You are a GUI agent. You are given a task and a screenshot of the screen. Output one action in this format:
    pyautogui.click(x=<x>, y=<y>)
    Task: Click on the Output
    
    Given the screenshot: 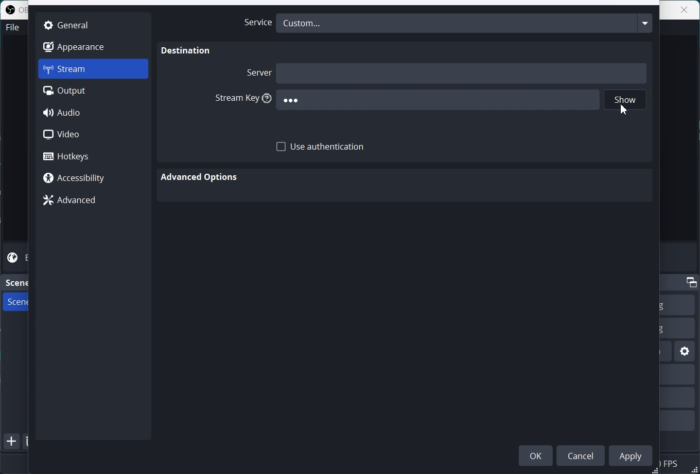 What is the action you would take?
    pyautogui.click(x=93, y=91)
    